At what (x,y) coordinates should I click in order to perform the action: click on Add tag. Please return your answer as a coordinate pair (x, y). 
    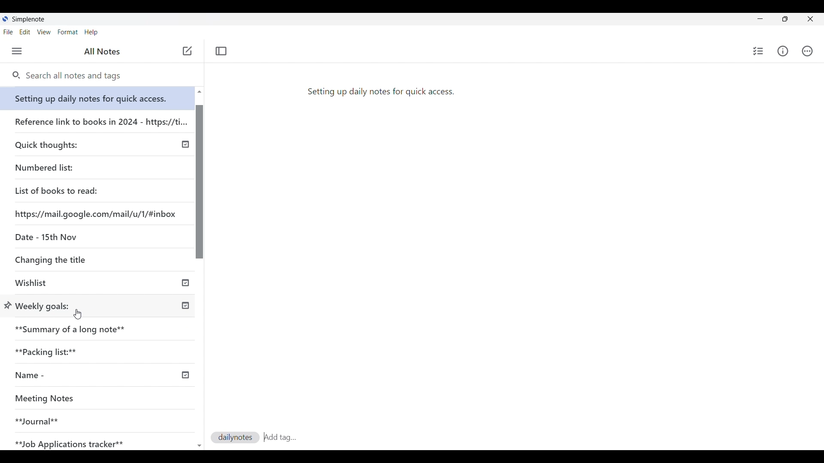
    Looking at the image, I should click on (299, 438).